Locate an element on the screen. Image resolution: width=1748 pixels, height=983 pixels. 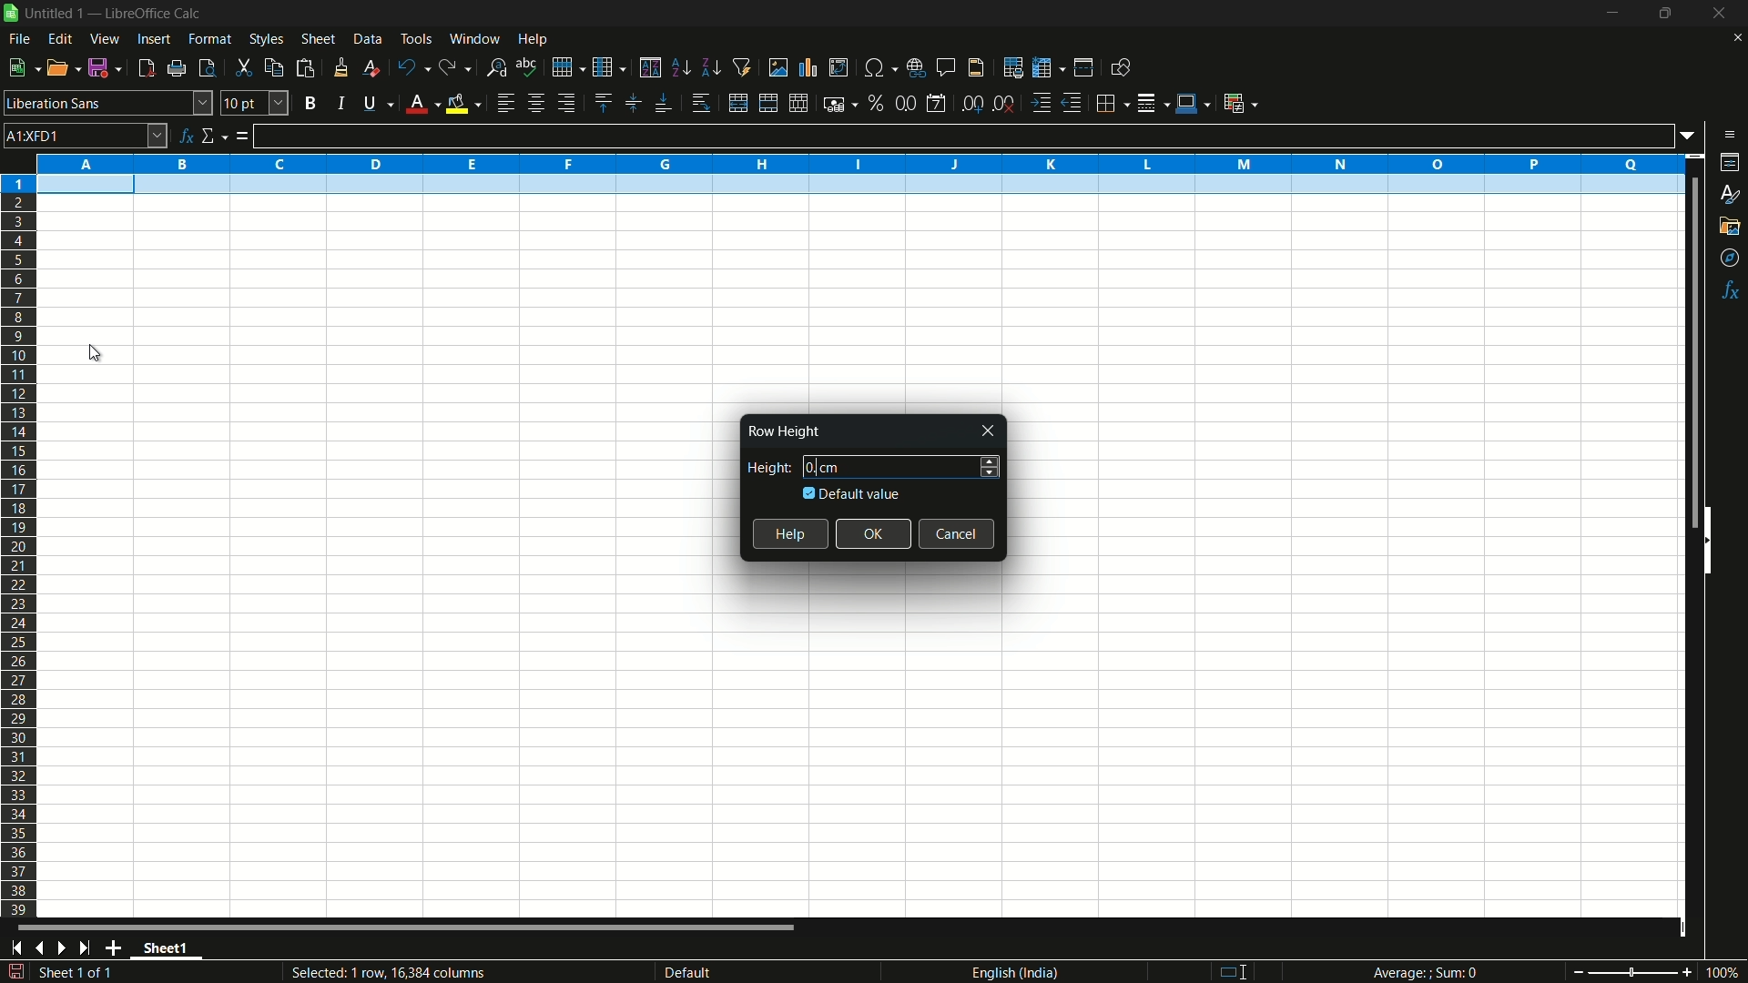
scroll bar is located at coordinates (408, 930).